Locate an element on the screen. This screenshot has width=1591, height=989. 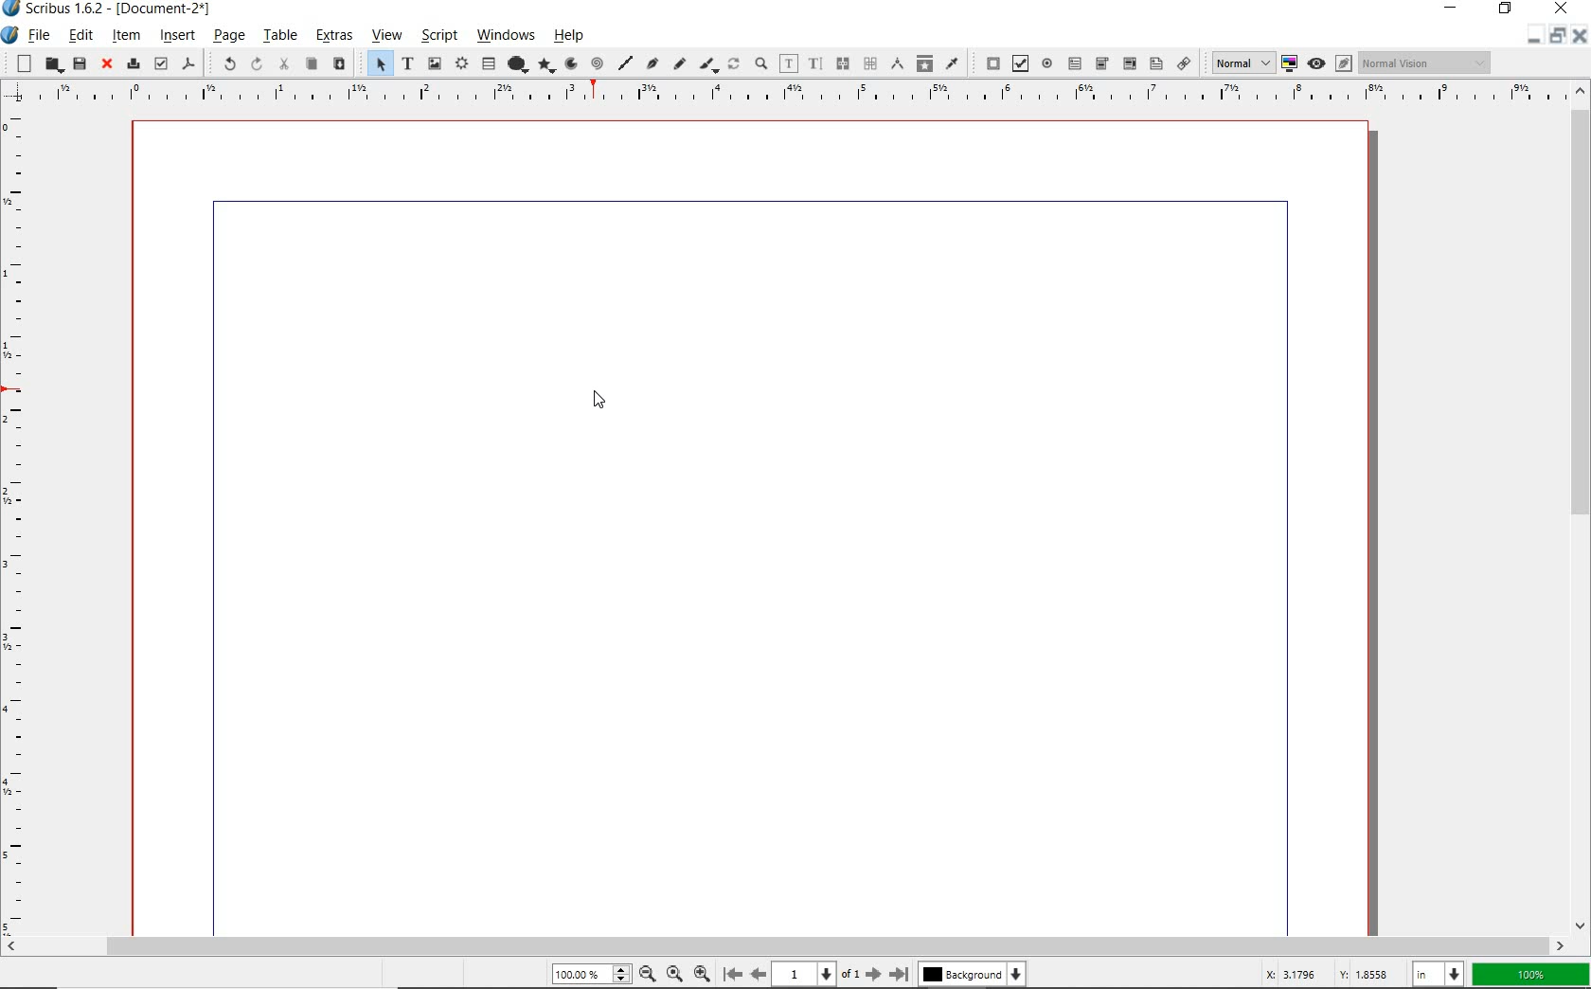
edit is located at coordinates (80, 34).